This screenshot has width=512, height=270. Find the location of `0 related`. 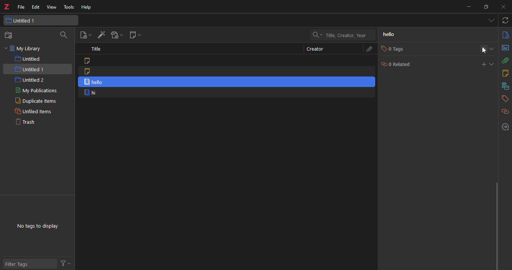

0 related is located at coordinates (396, 64).